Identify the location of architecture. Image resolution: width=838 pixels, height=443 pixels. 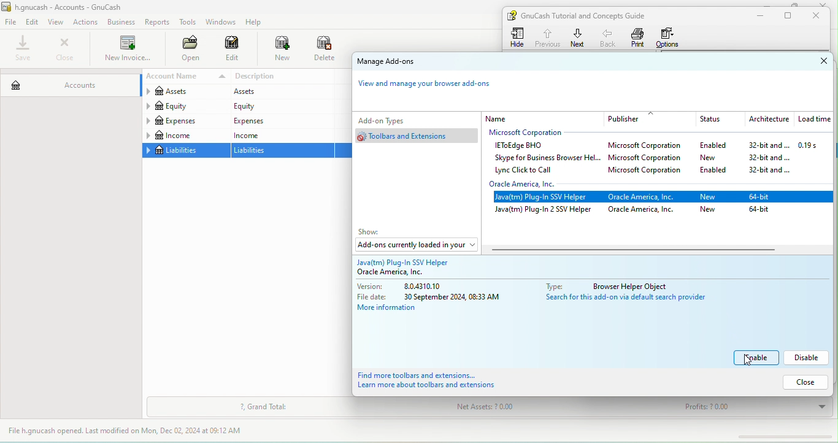
(767, 120).